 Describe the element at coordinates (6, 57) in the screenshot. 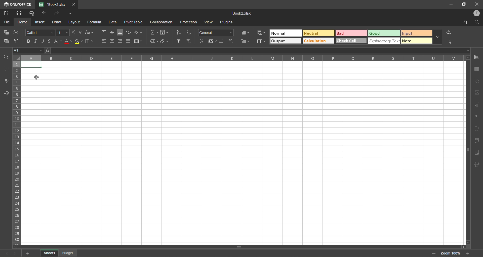

I see `find` at that location.